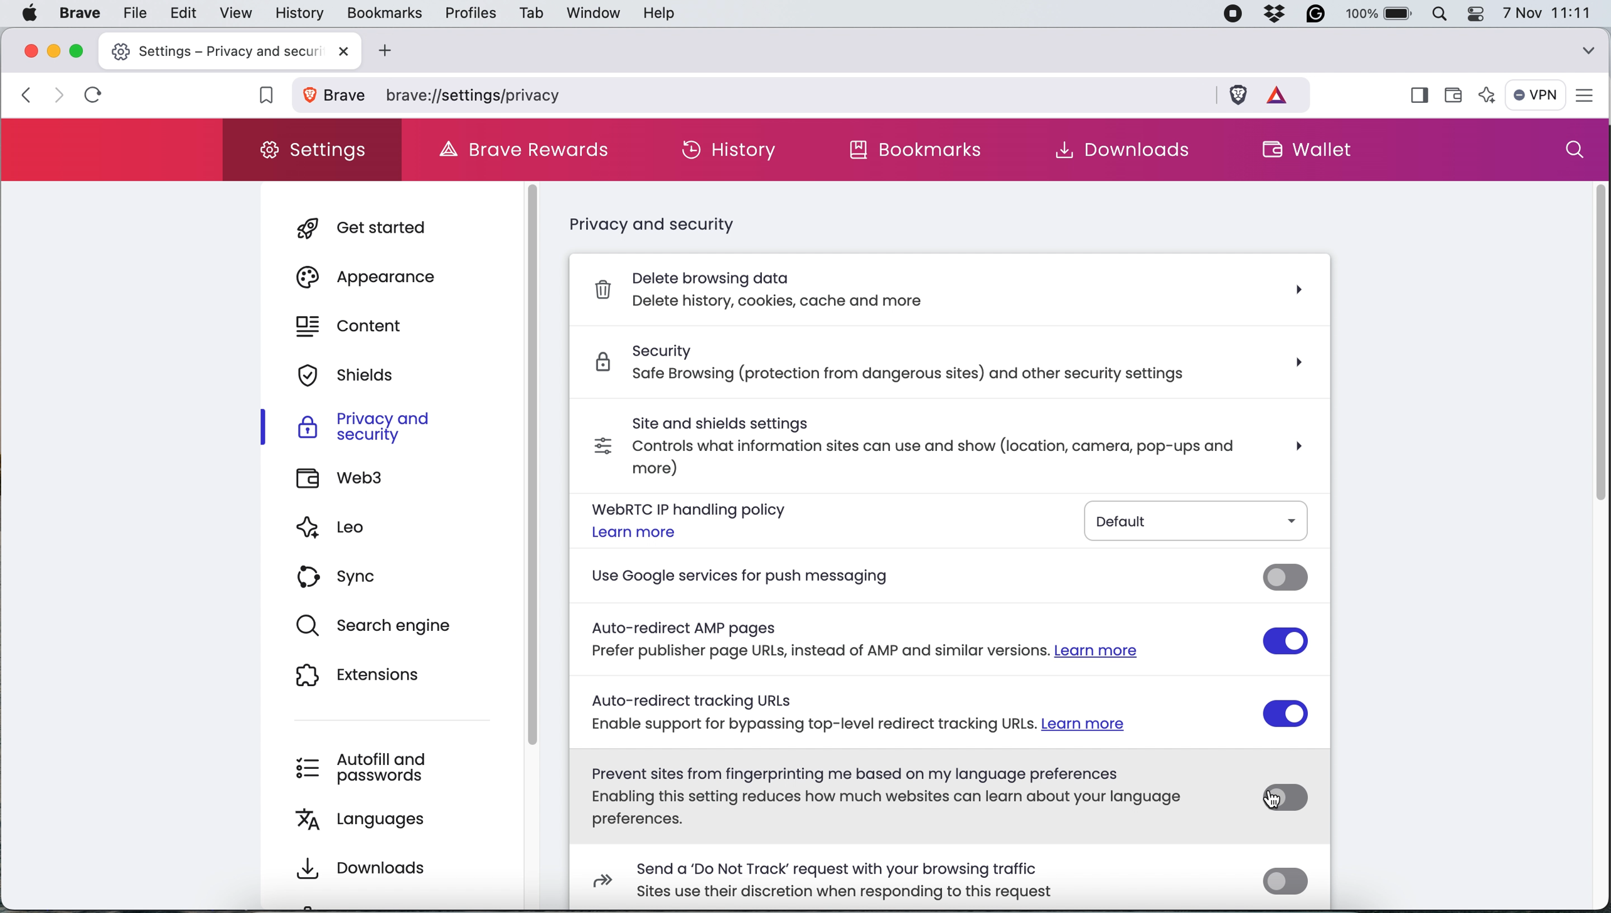 The width and height of the screenshot is (1611, 913). What do you see at coordinates (1328, 152) in the screenshot?
I see `wallet` at bounding box center [1328, 152].